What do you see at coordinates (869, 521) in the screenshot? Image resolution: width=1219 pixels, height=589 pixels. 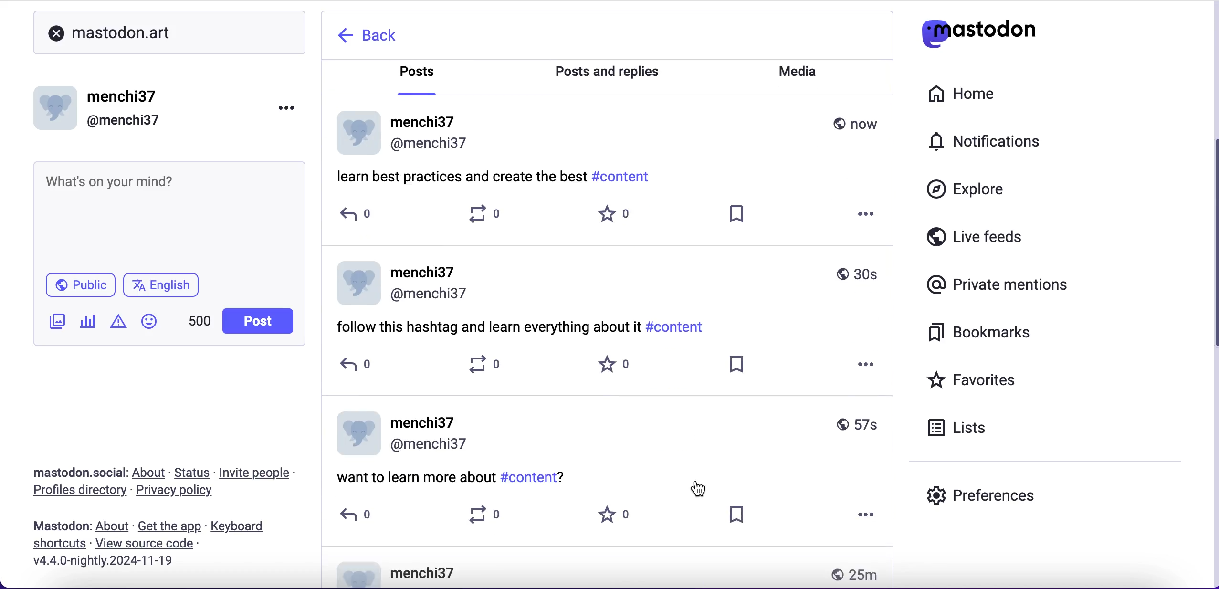 I see `options` at bounding box center [869, 521].